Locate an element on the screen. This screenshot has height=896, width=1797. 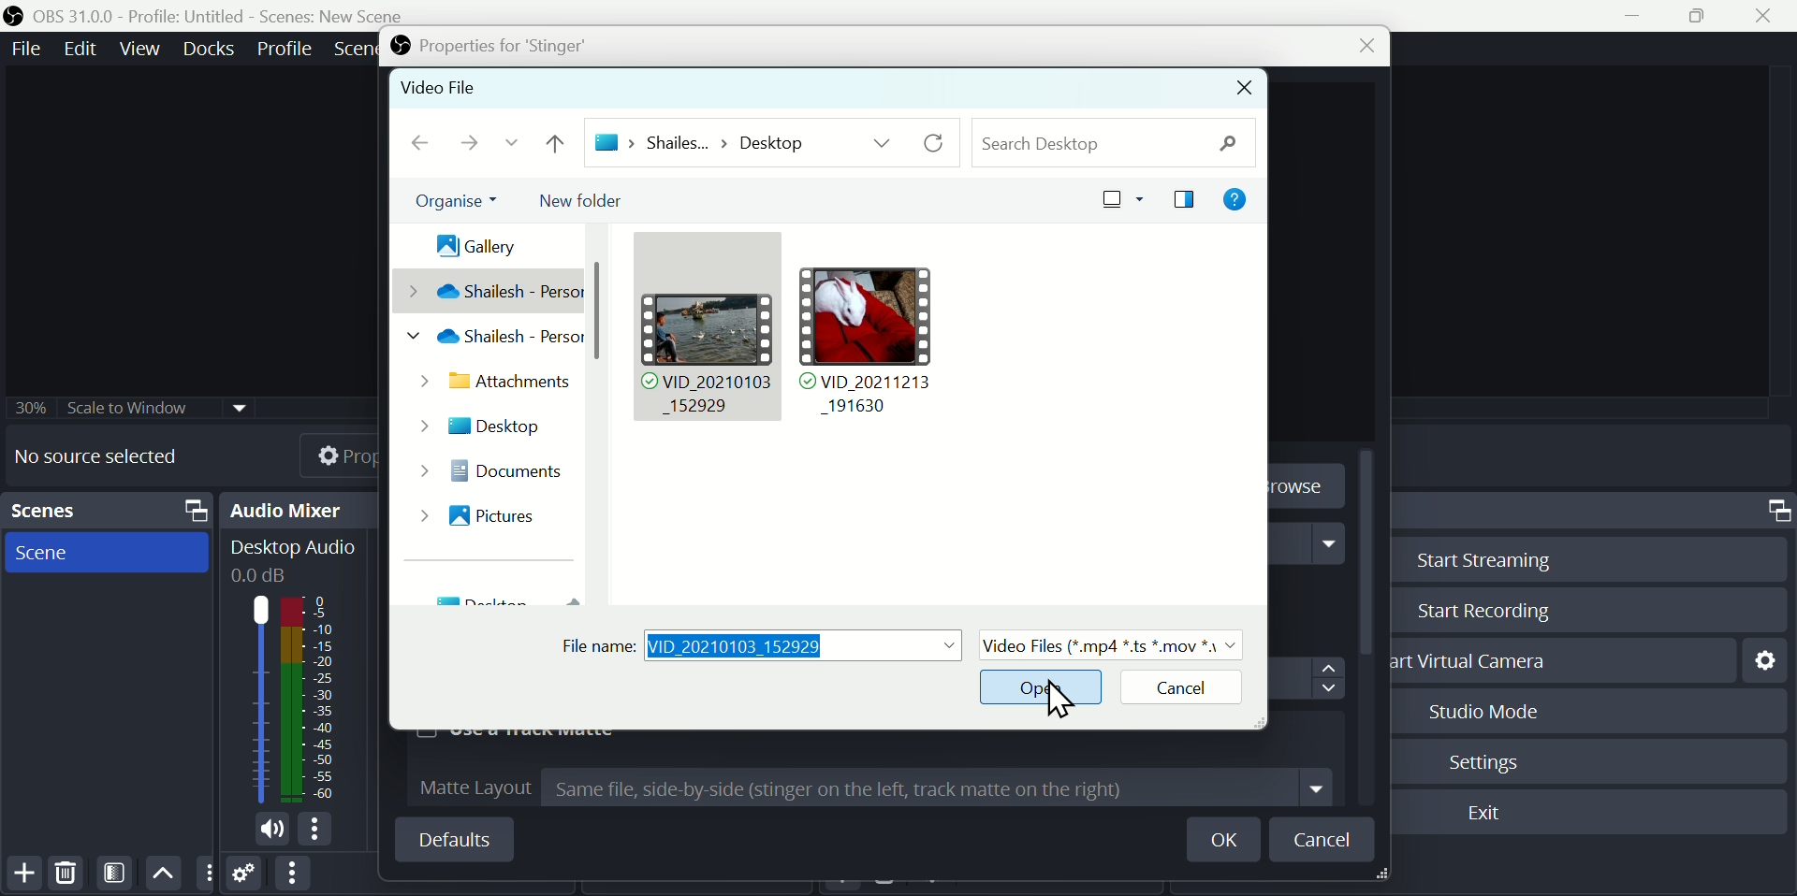
Audio bar is located at coordinates (290, 699).